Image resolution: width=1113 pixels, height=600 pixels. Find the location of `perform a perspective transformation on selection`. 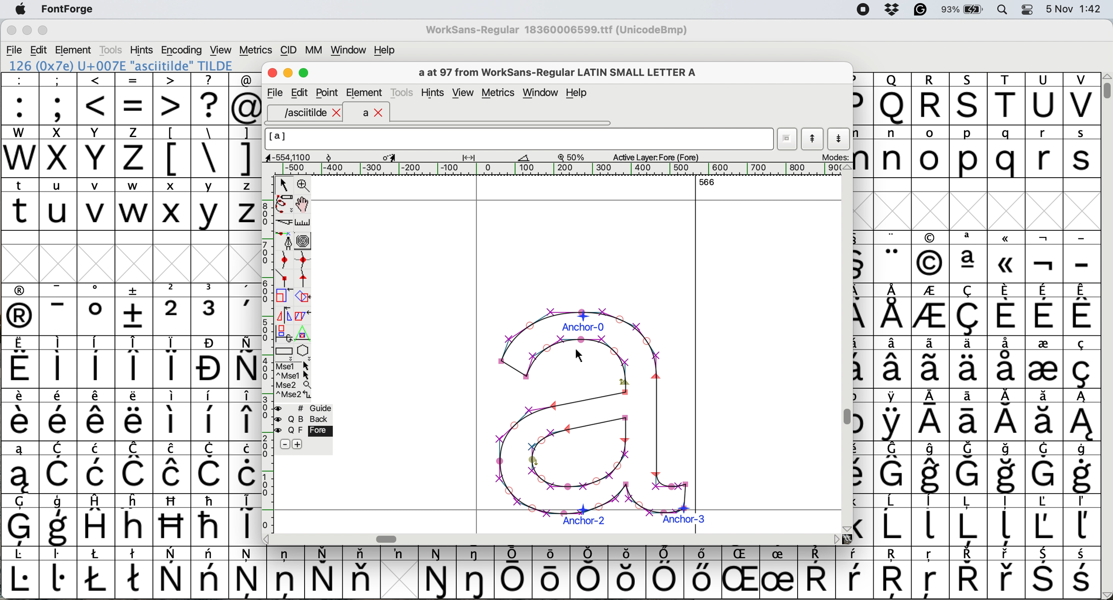

perform a perspective transformation on selection is located at coordinates (303, 334).